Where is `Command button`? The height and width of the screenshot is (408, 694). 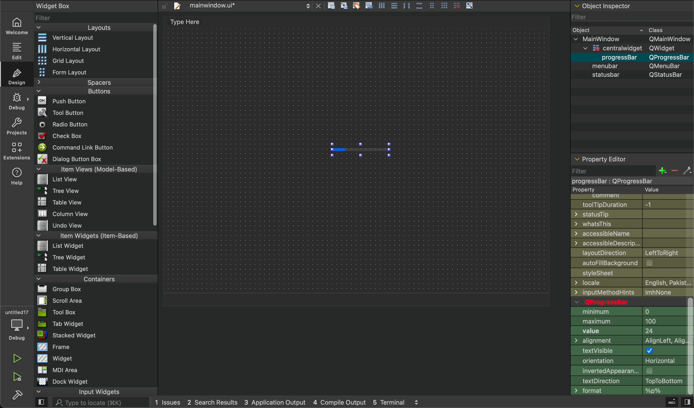
Command button is located at coordinates (78, 147).